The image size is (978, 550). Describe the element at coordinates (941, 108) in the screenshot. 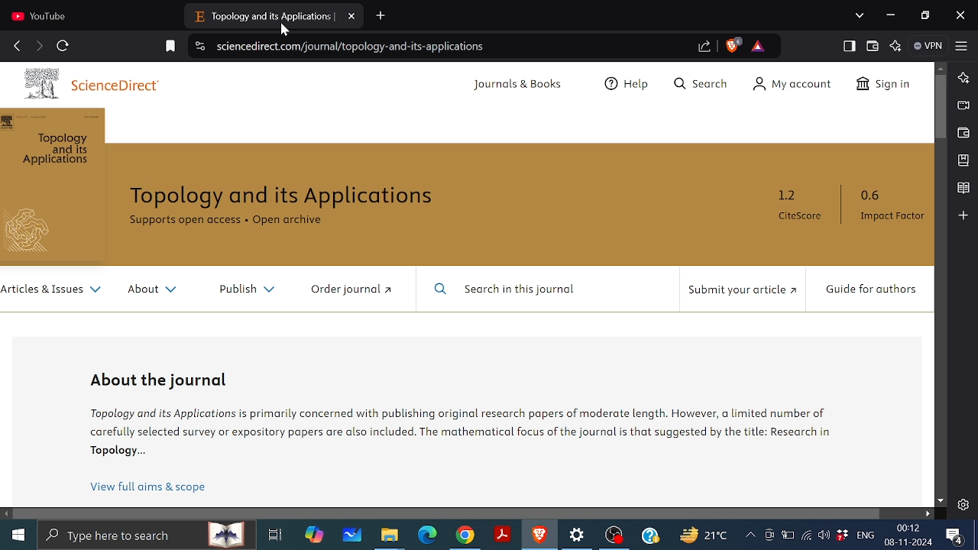

I see `Vertical scroll bar` at that location.